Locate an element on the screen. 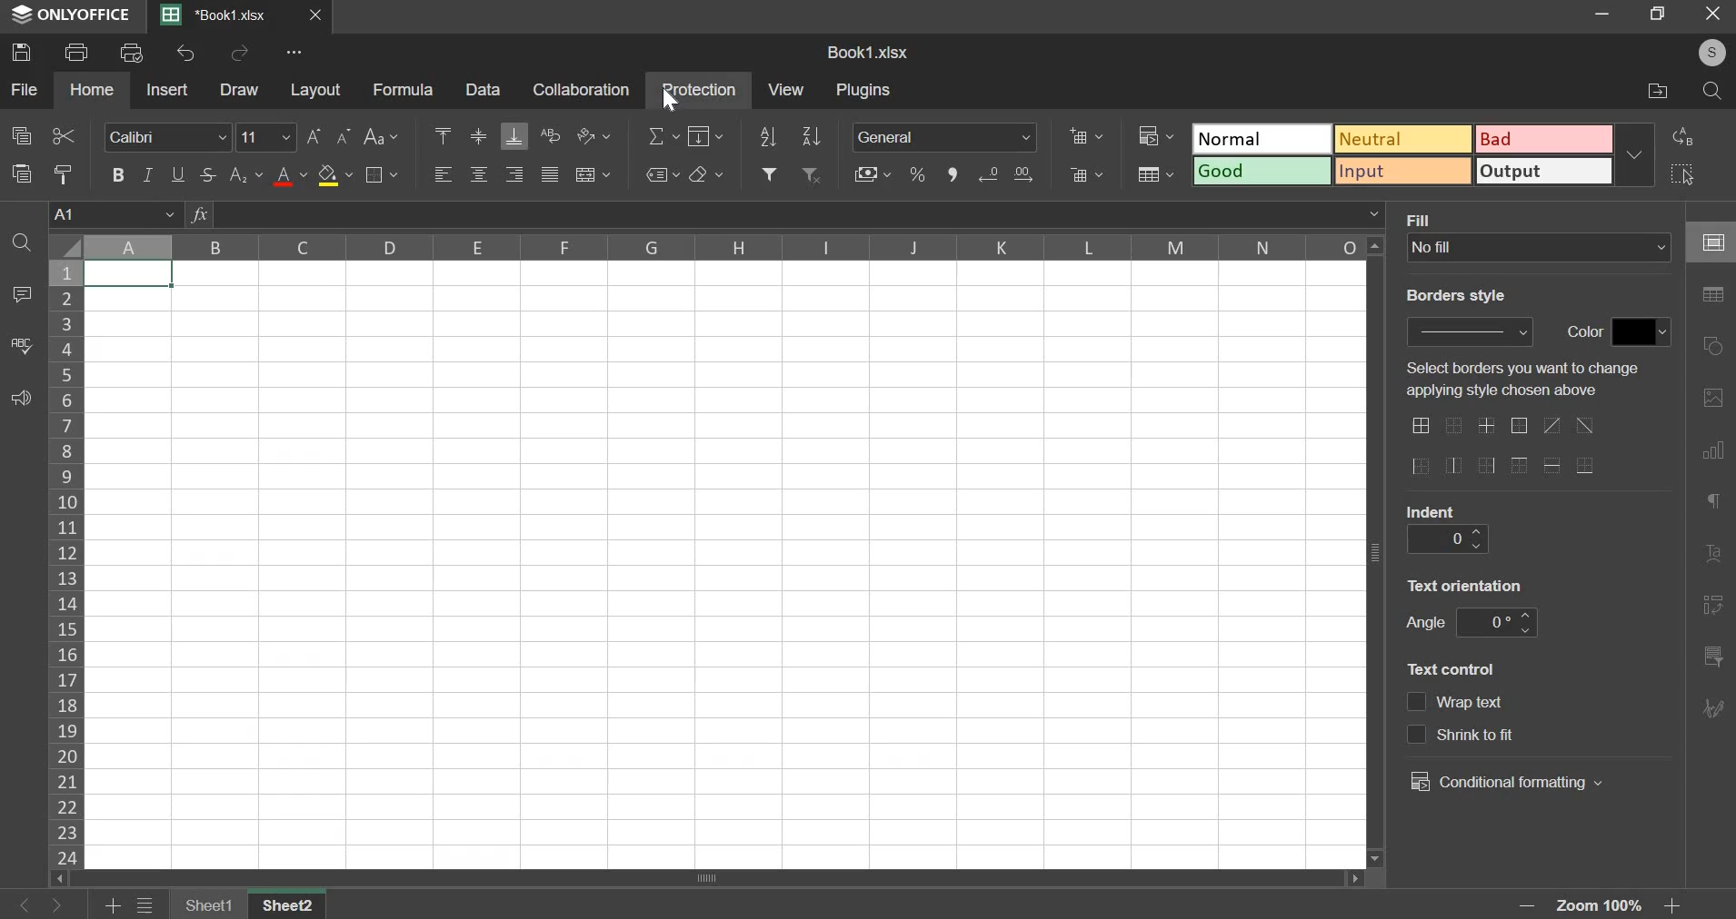 The height and width of the screenshot is (919, 1736). rows is located at coordinates (66, 562).